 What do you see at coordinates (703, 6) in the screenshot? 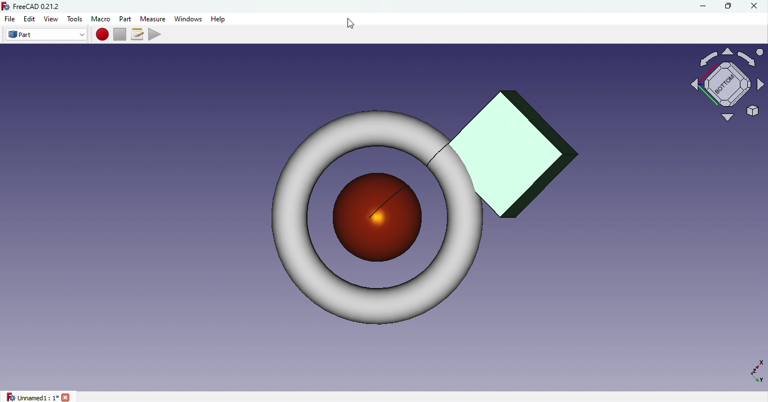
I see `Minimize` at bounding box center [703, 6].